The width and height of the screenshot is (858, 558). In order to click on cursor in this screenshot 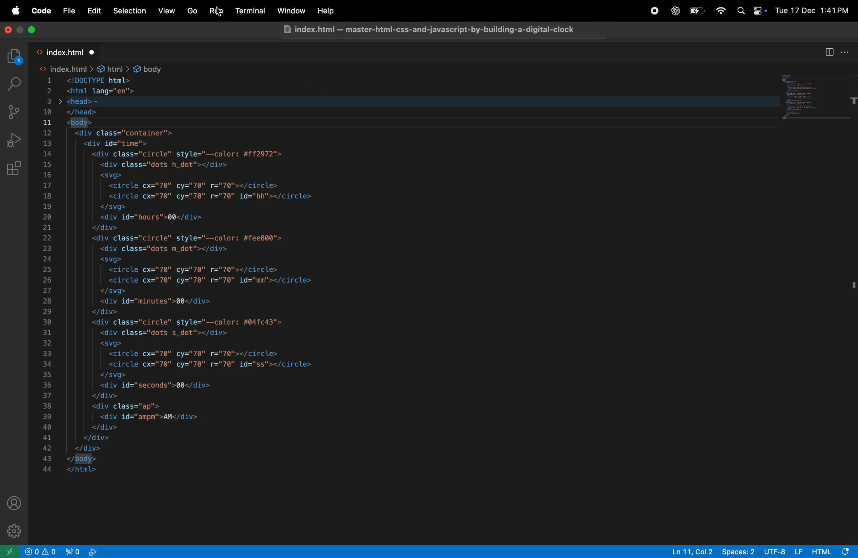, I will do `click(220, 13)`.